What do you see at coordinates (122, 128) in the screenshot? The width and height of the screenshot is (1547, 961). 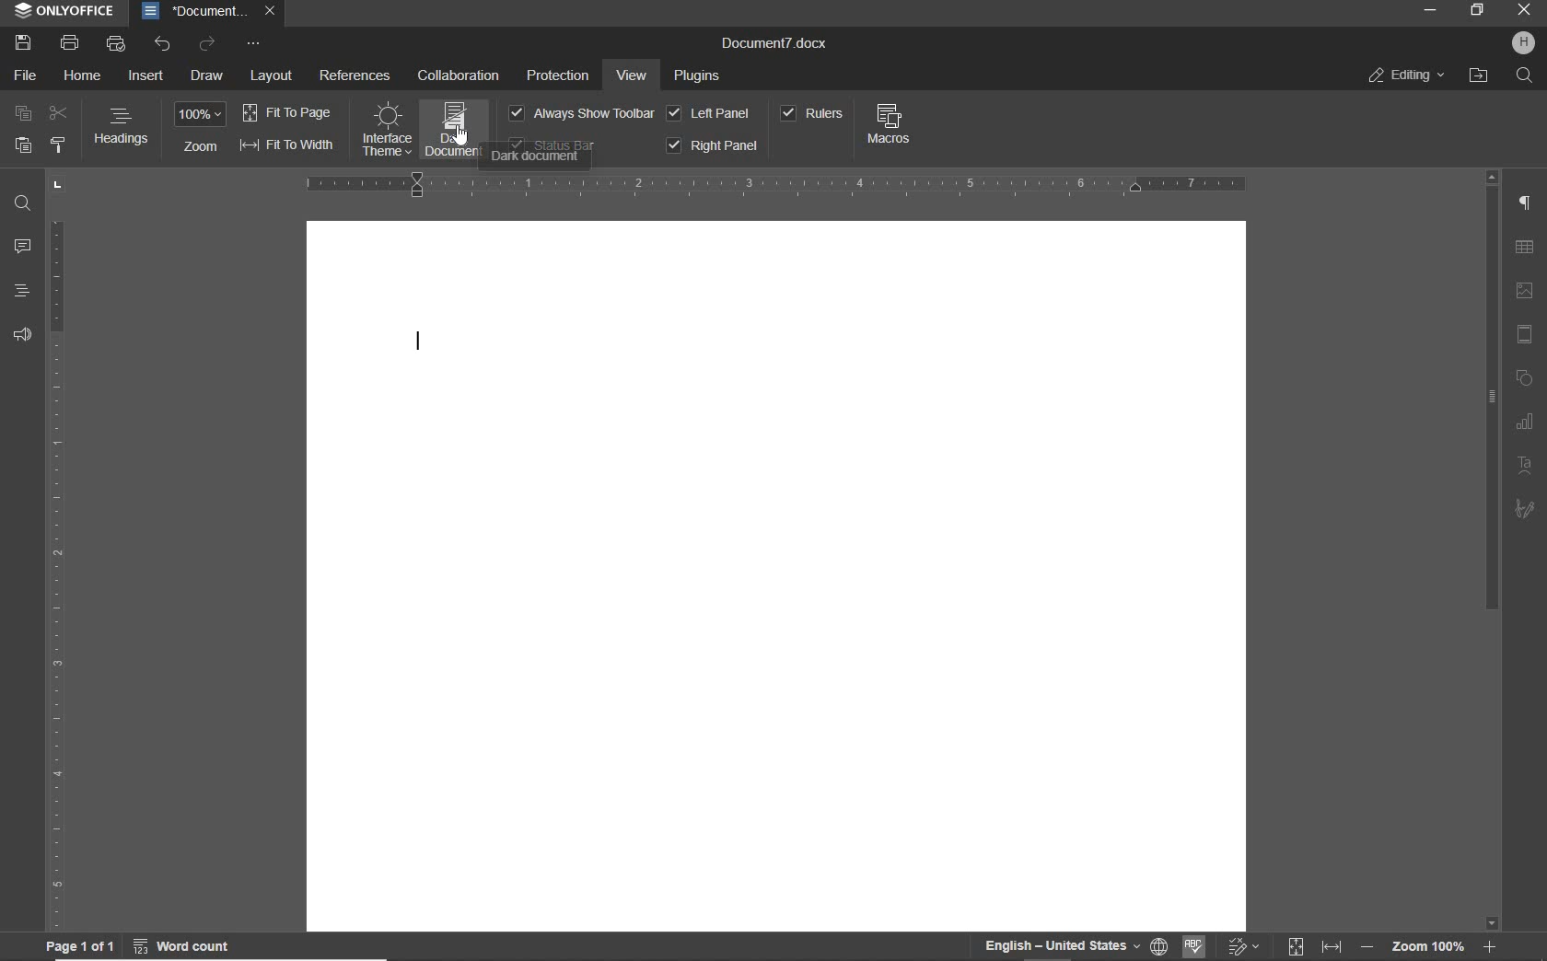 I see `HEADINGS` at bounding box center [122, 128].